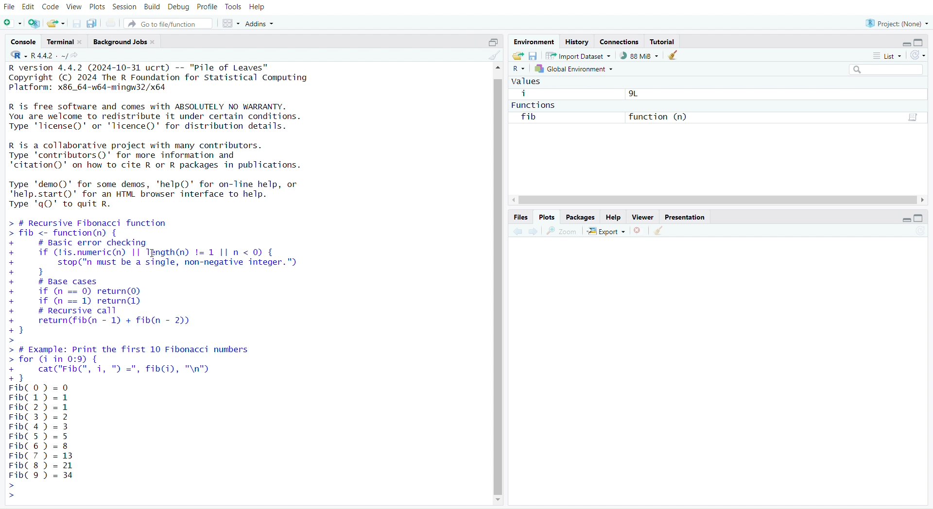  I want to click on environment, so click(533, 42).